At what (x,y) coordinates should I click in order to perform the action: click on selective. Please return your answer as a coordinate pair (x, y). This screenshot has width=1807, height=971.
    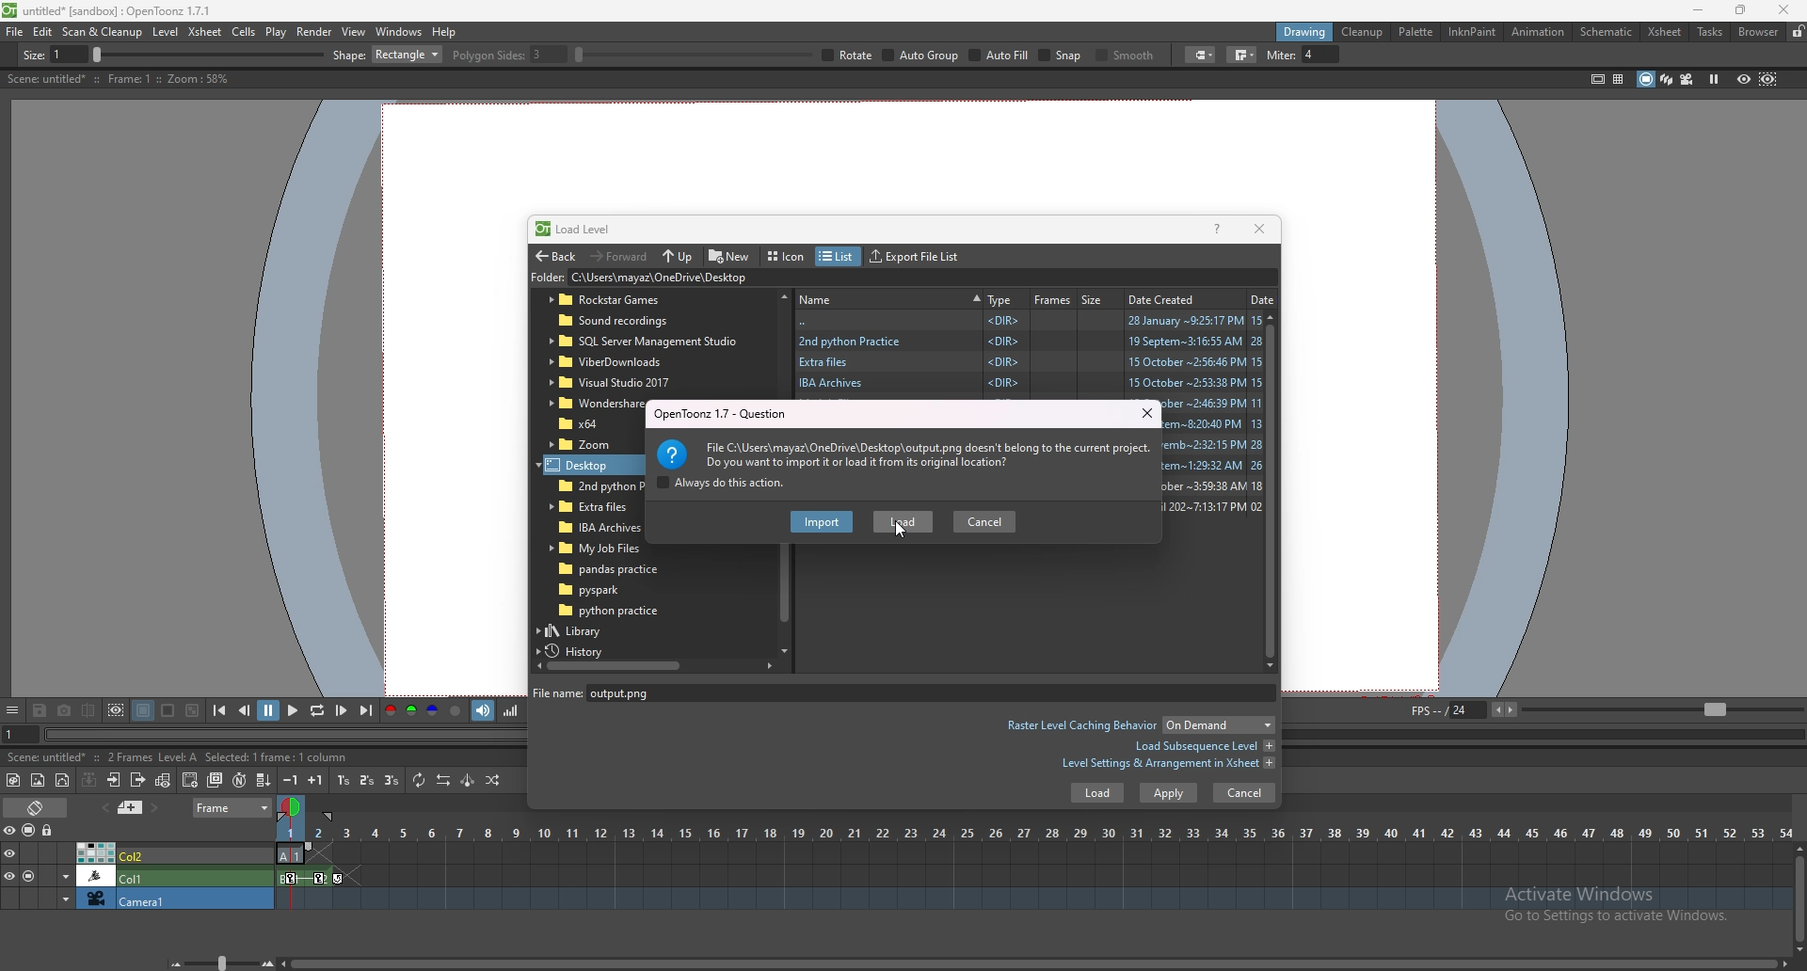
    Looking at the image, I should click on (1293, 56).